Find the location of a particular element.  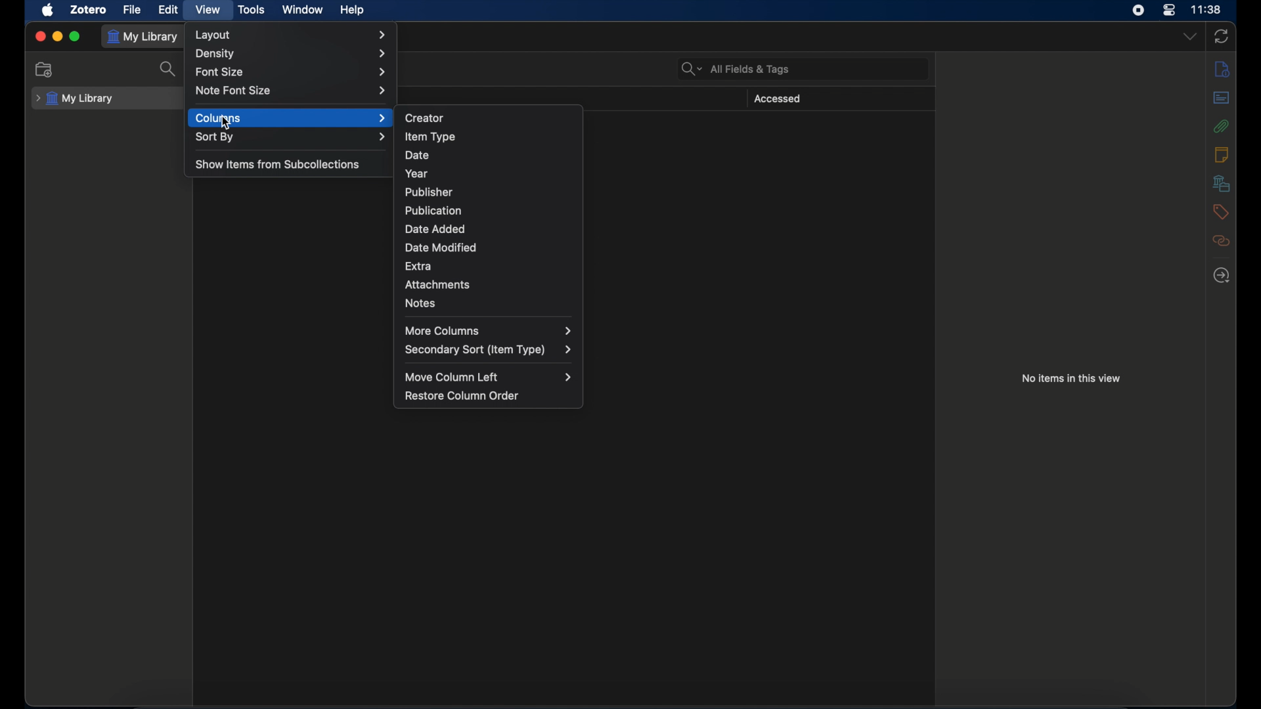

dropdown is located at coordinates (1189, 37).